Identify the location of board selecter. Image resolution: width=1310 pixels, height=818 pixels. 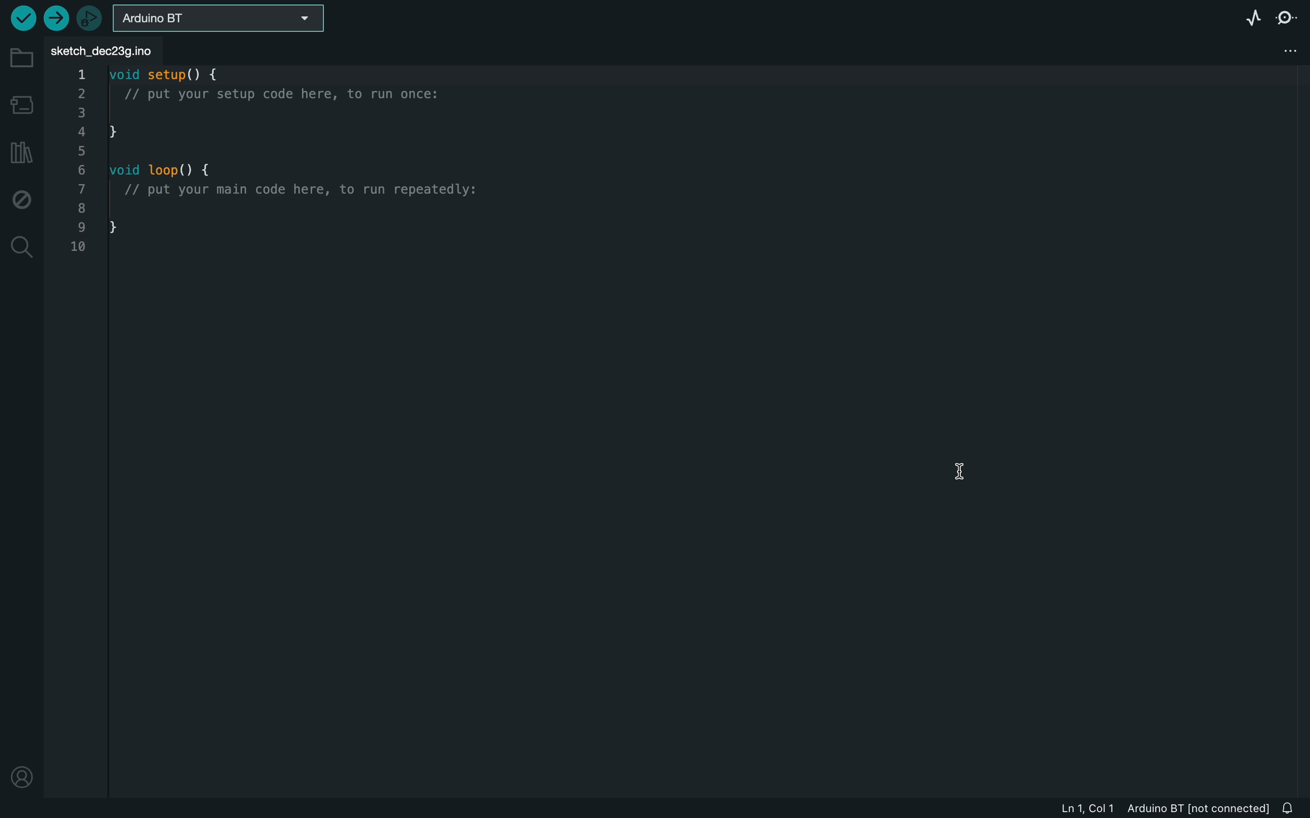
(219, 19).